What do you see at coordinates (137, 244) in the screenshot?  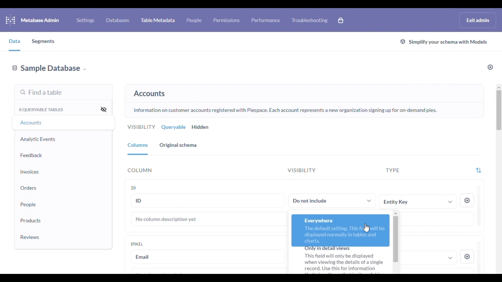 I see `email` at bounding box center [137, 244].